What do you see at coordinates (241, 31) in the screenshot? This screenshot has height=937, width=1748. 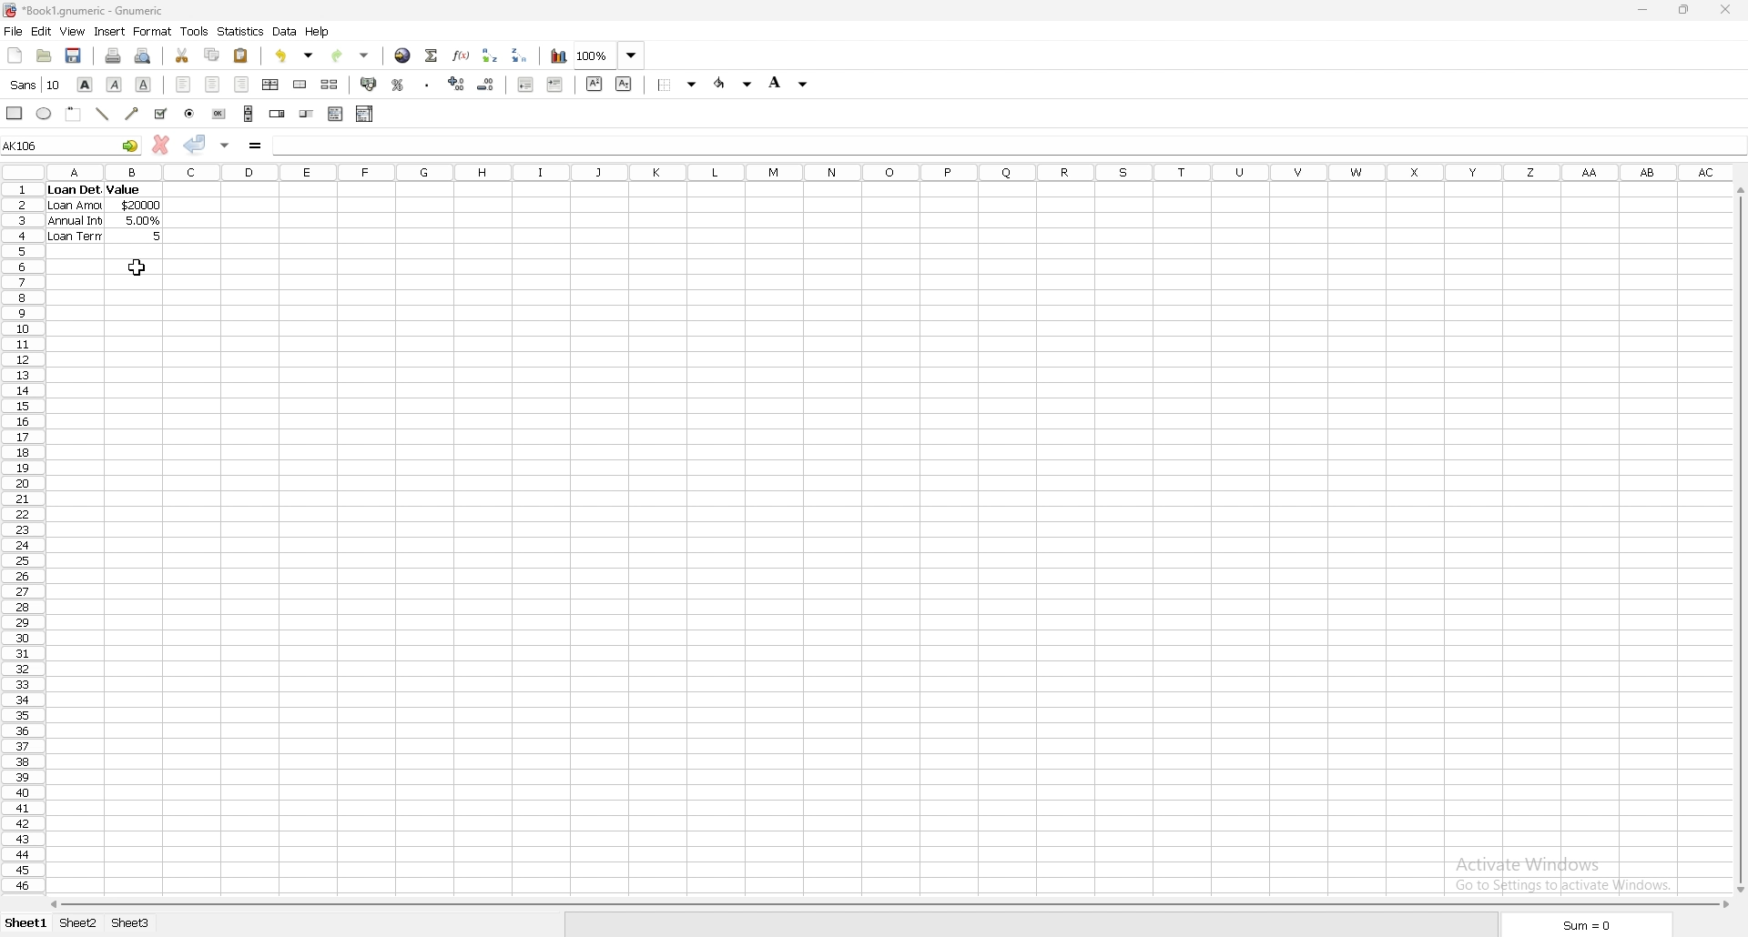 I see `statistics` at bounding box center [241, 31].